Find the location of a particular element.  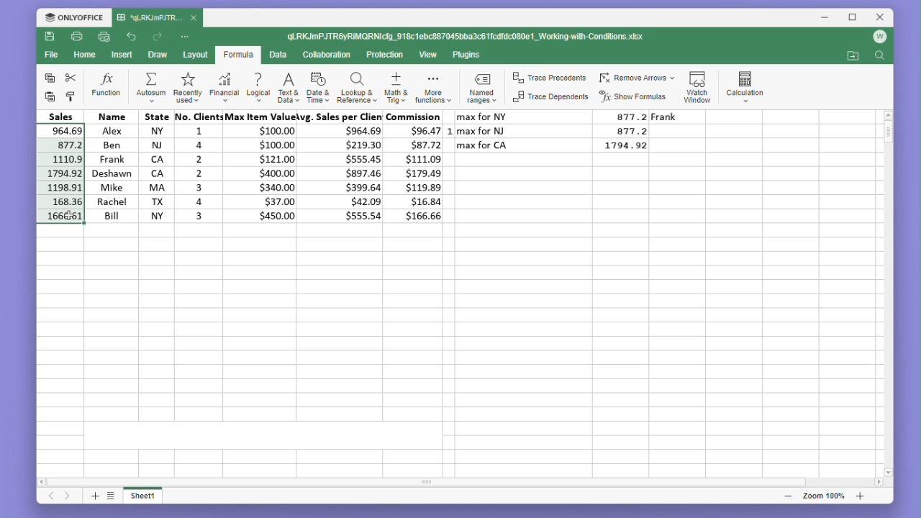

Print file is located at coordinates (76, 36).